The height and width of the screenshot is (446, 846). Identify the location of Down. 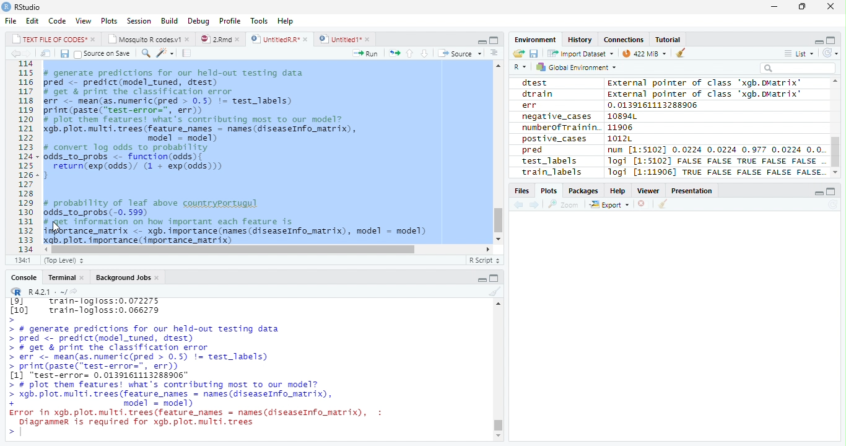
(424, 53).